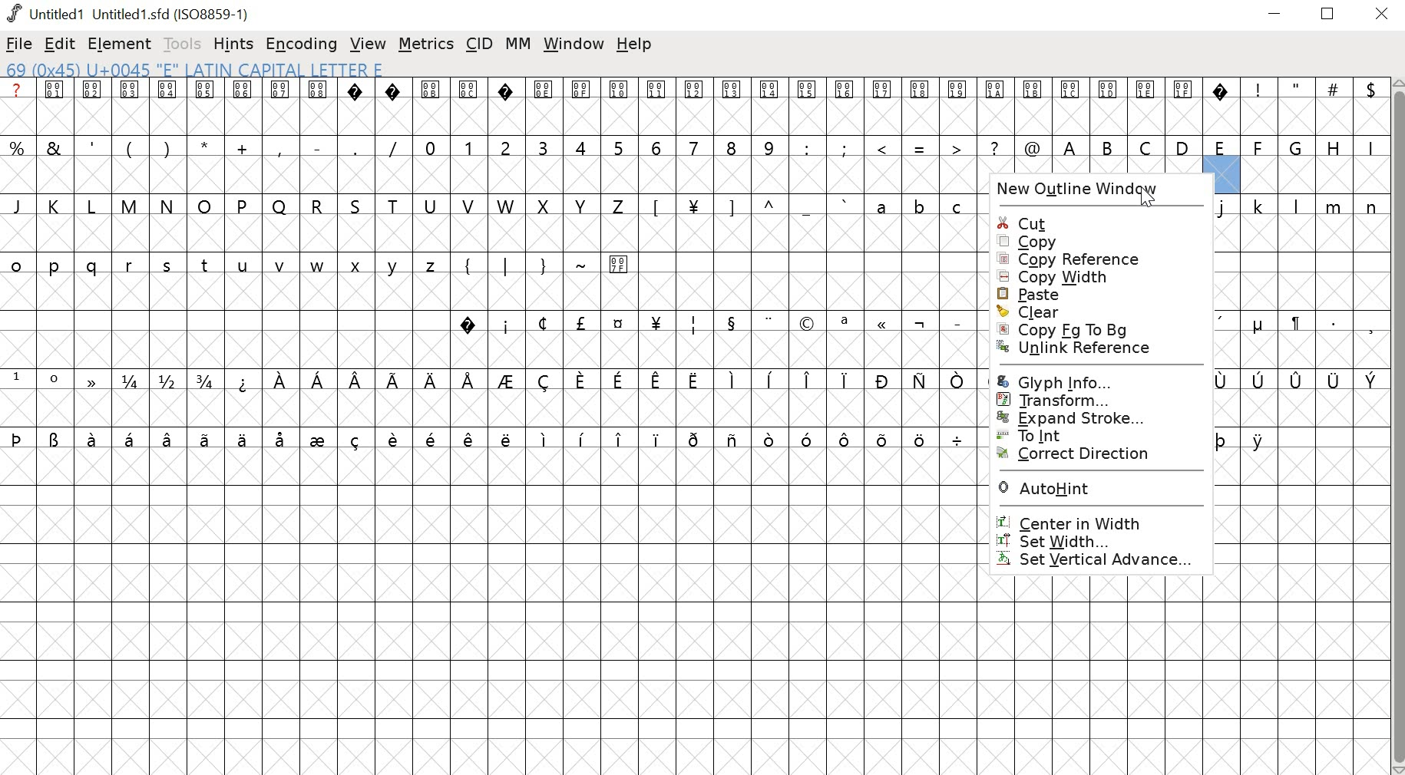  Describe the element at coordinates (491, 176) in the screenshot. I see `empty cells` at that location.